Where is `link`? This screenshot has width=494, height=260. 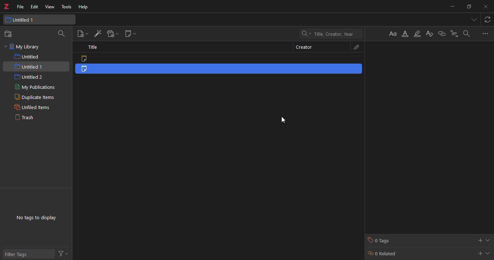 link is located at coordinates (440, 34).